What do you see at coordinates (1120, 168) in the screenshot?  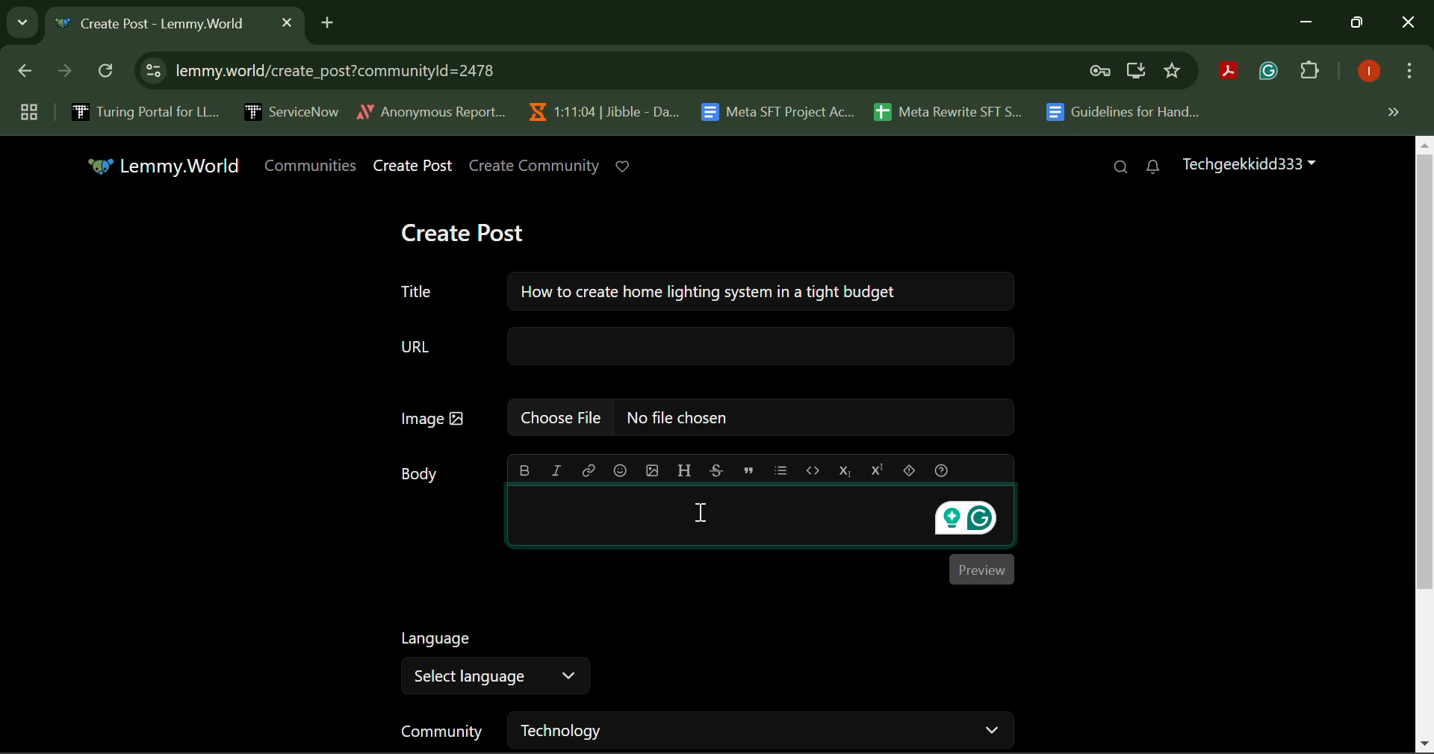 I see `Search` at bounding box center [1120, 168].